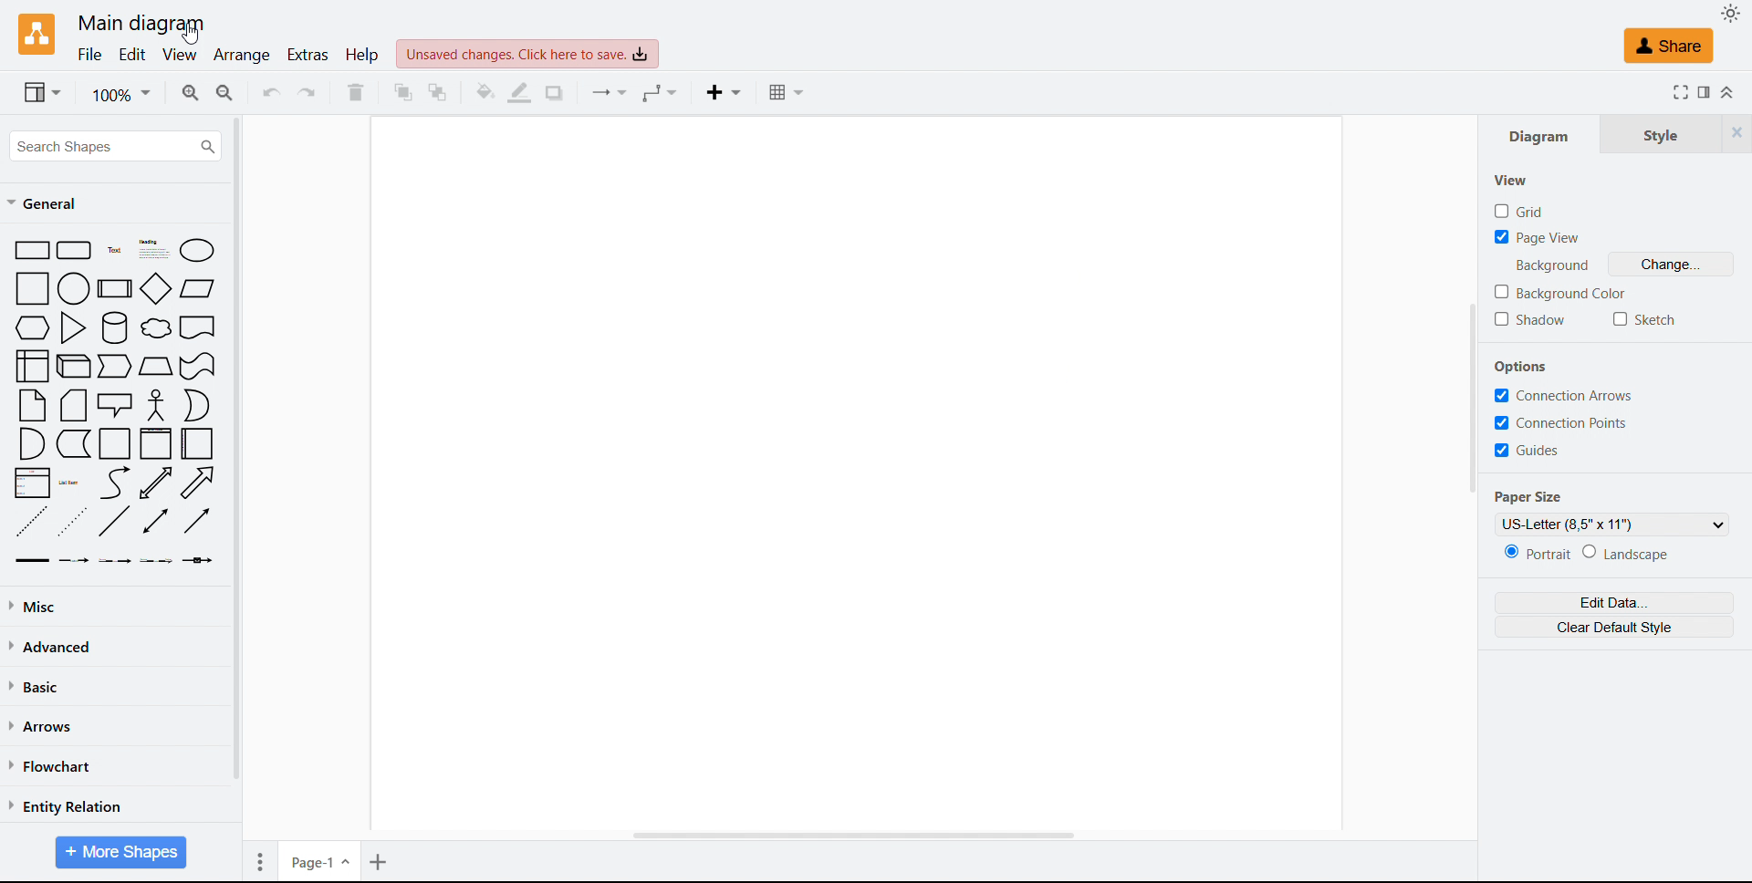 The image size is (1752, 883). Describe the element at coordinates (191, 93) in the screenshot. I see `Zoom in ` at that location.